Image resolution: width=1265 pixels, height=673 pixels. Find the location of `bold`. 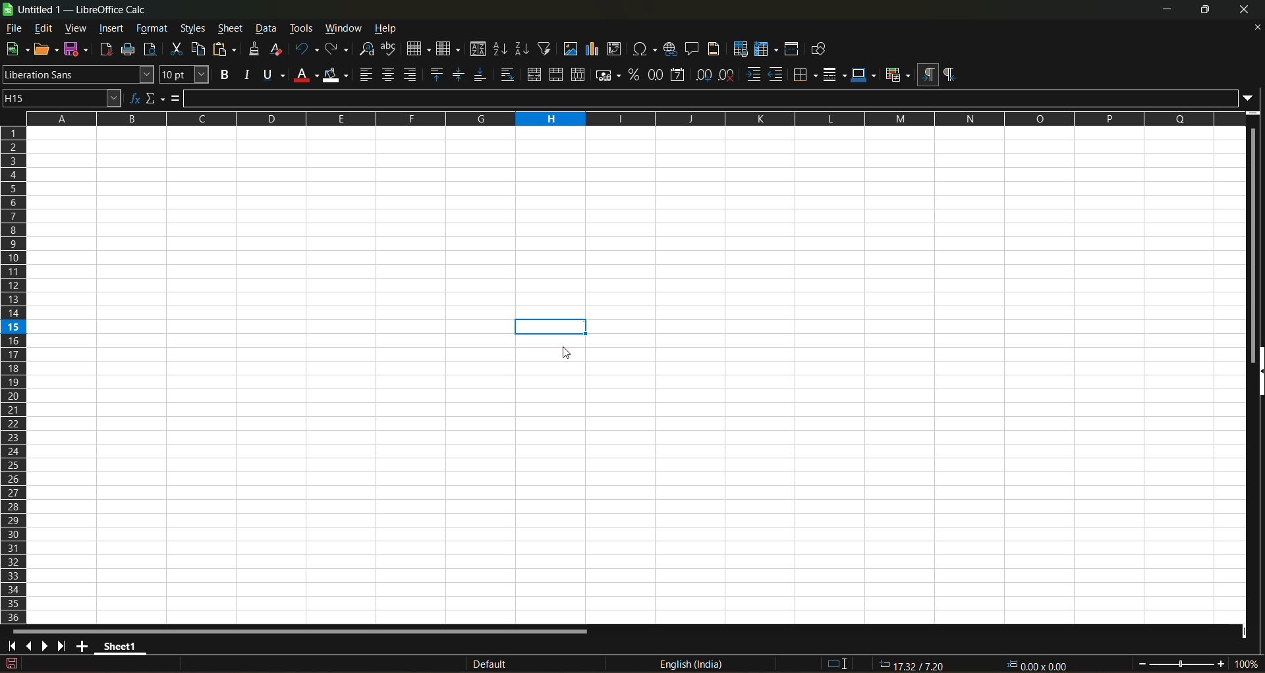

bold is located at coordinates (225, 76).